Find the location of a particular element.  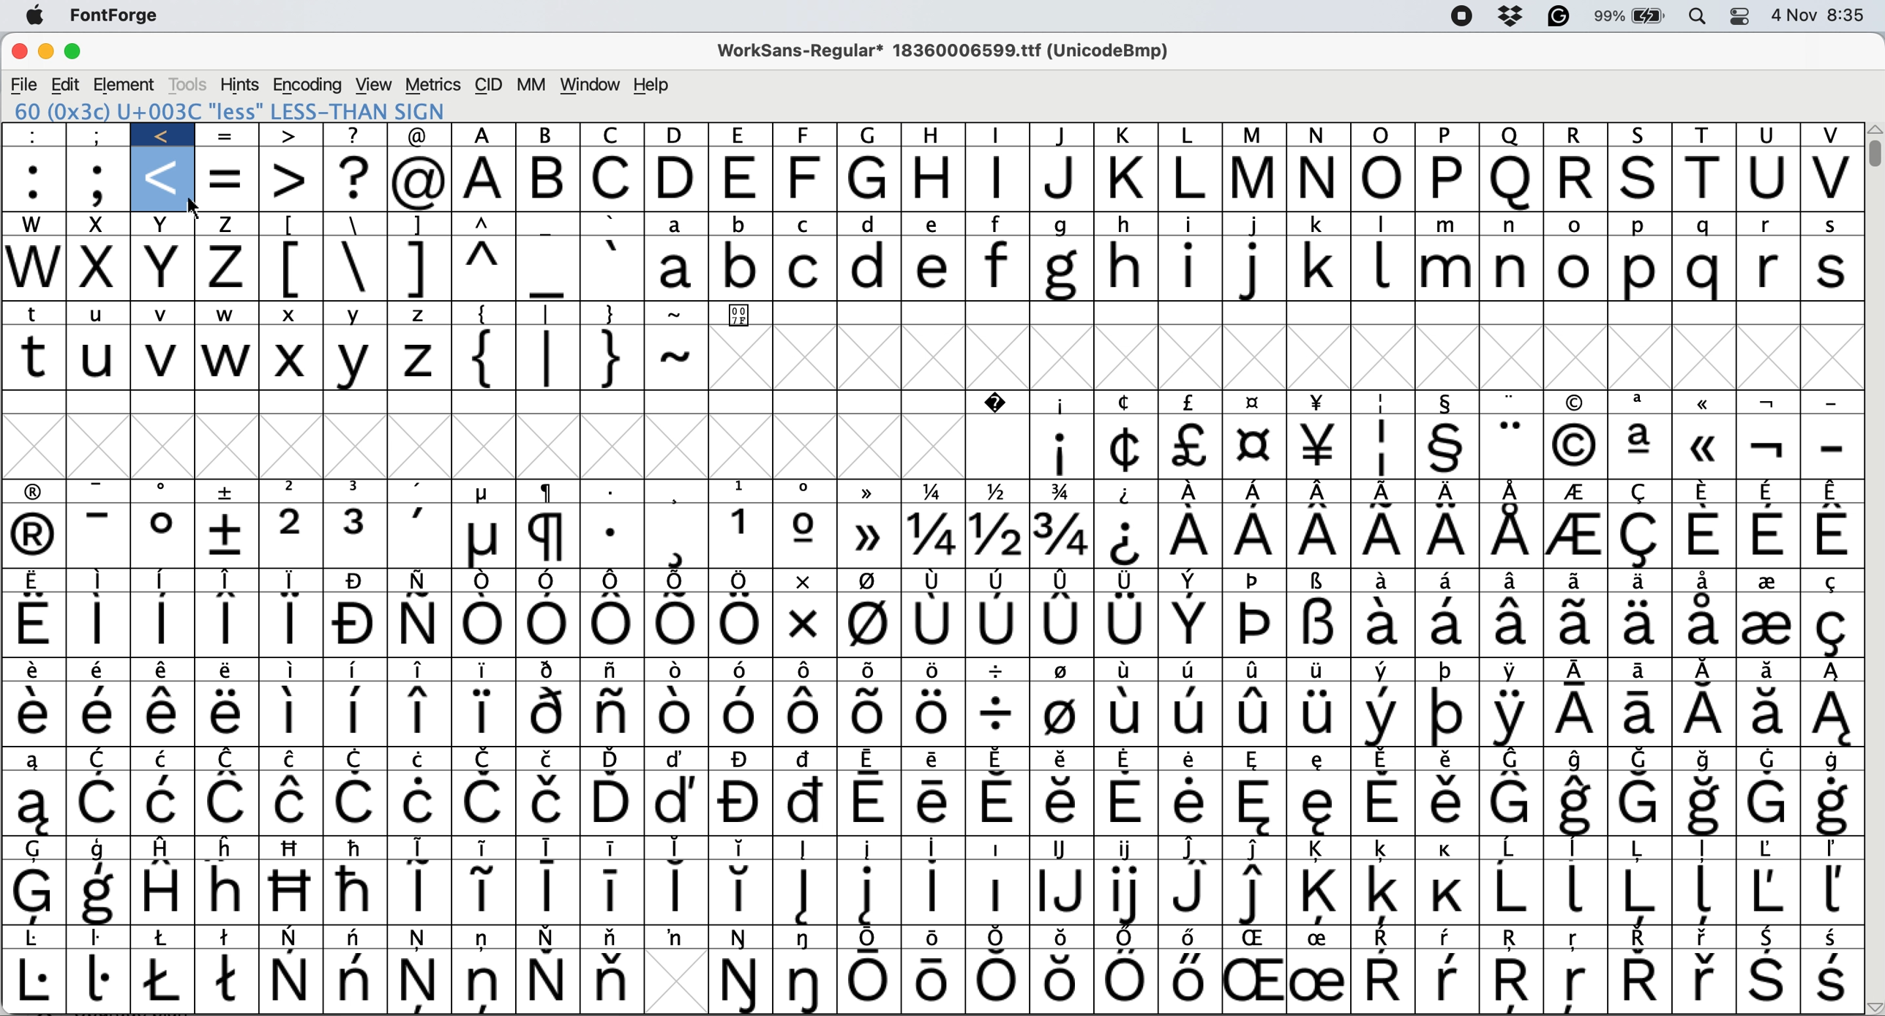

Symbol is located at coordinates (1189, 713).